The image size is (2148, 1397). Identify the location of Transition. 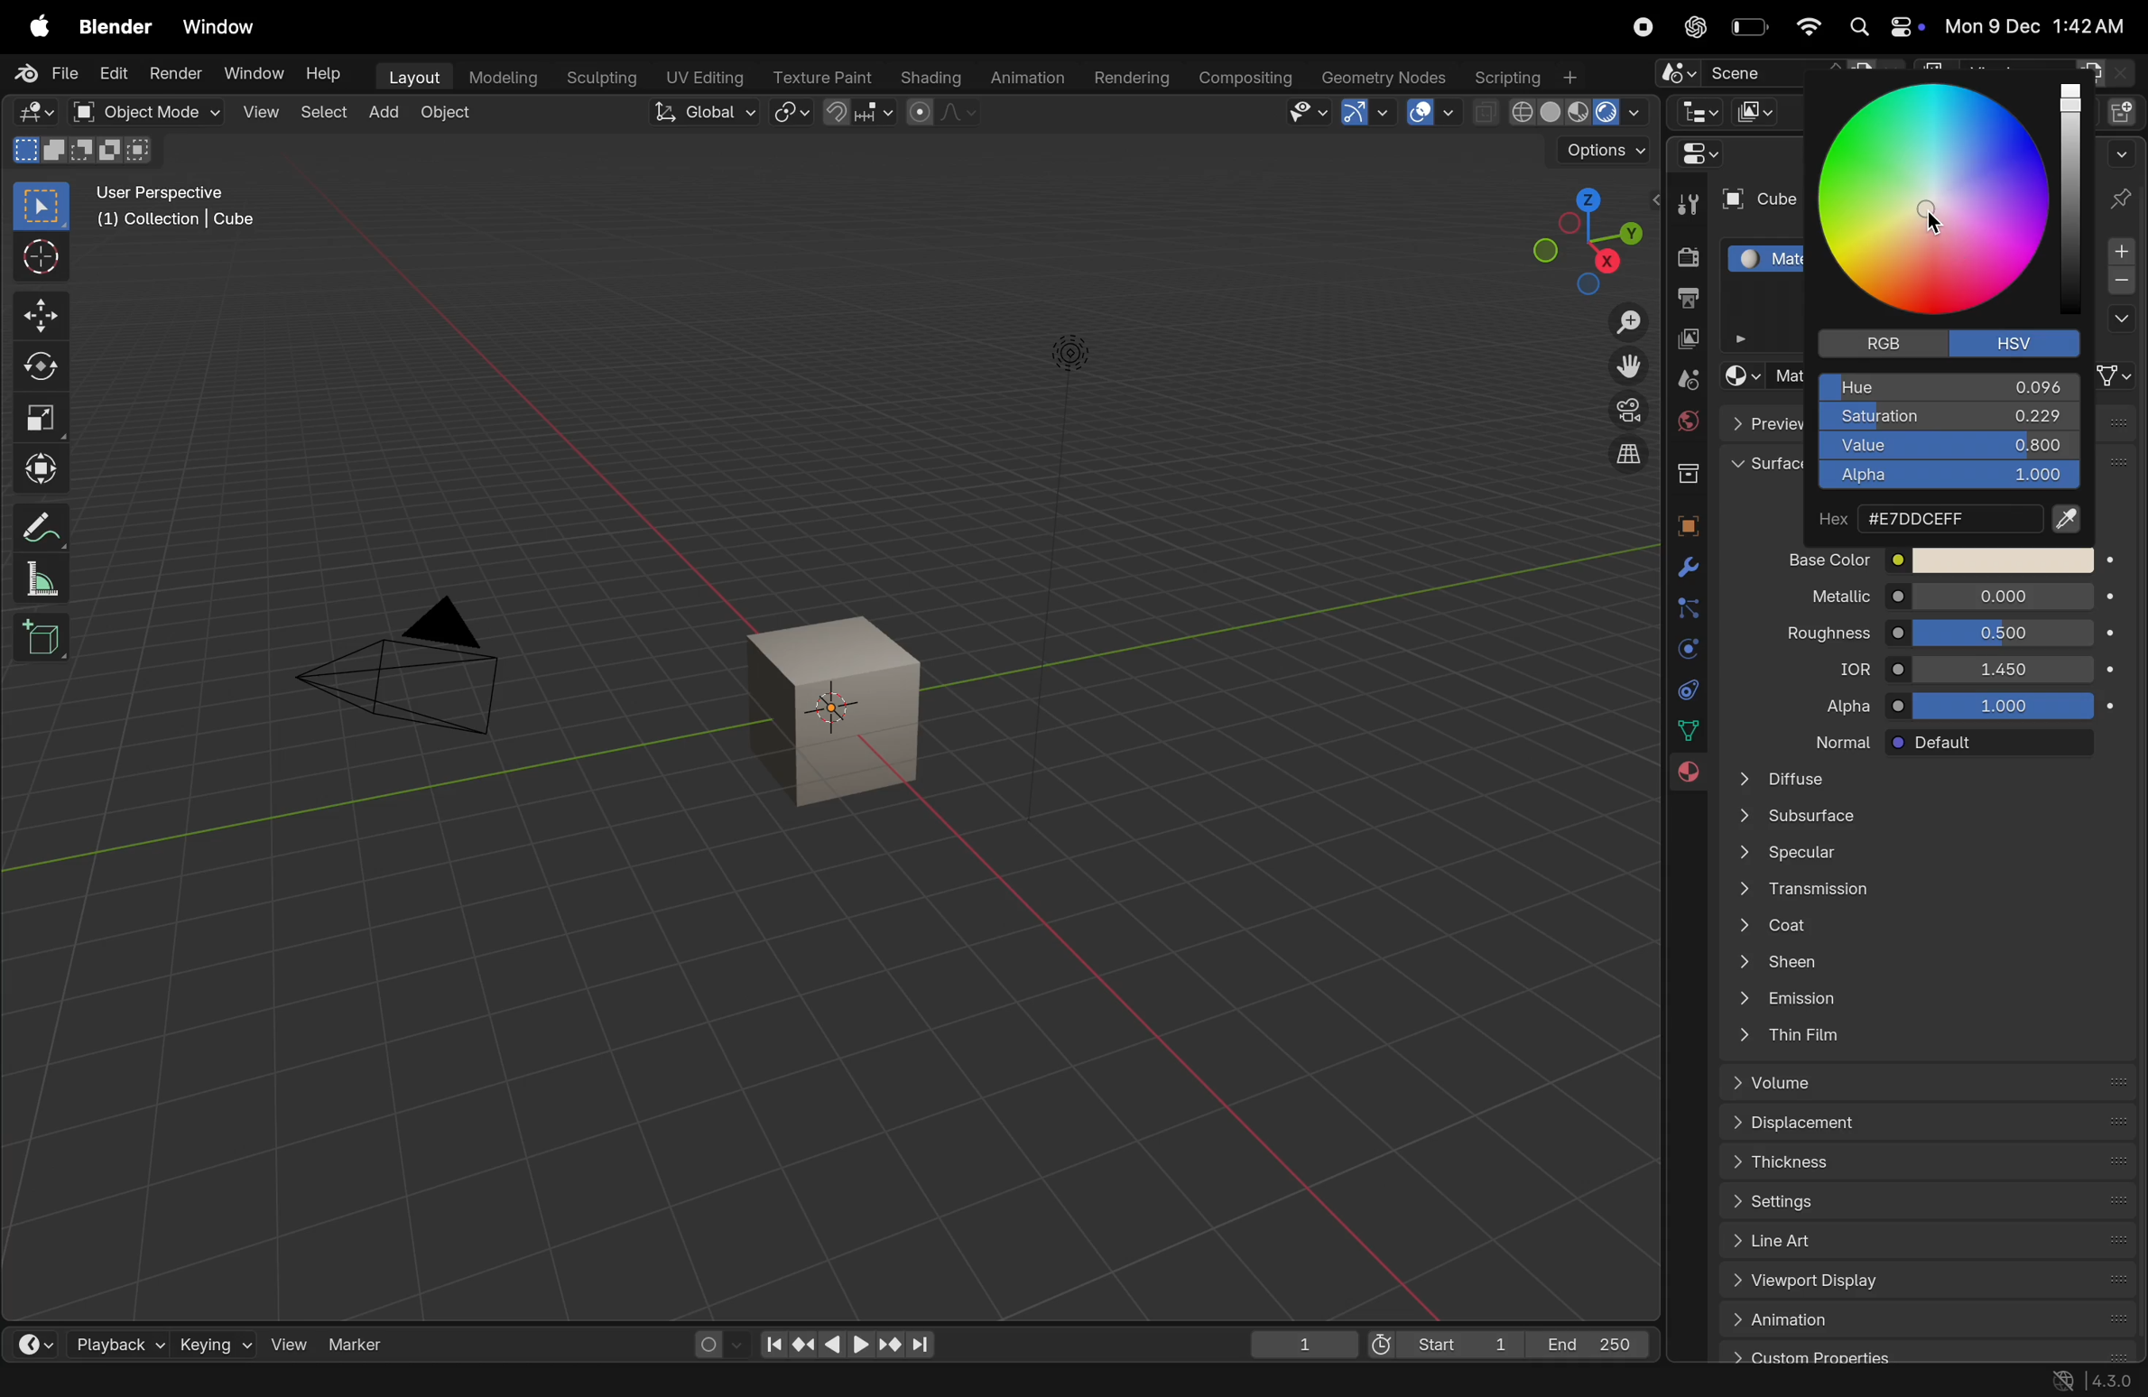
(1915, 893).